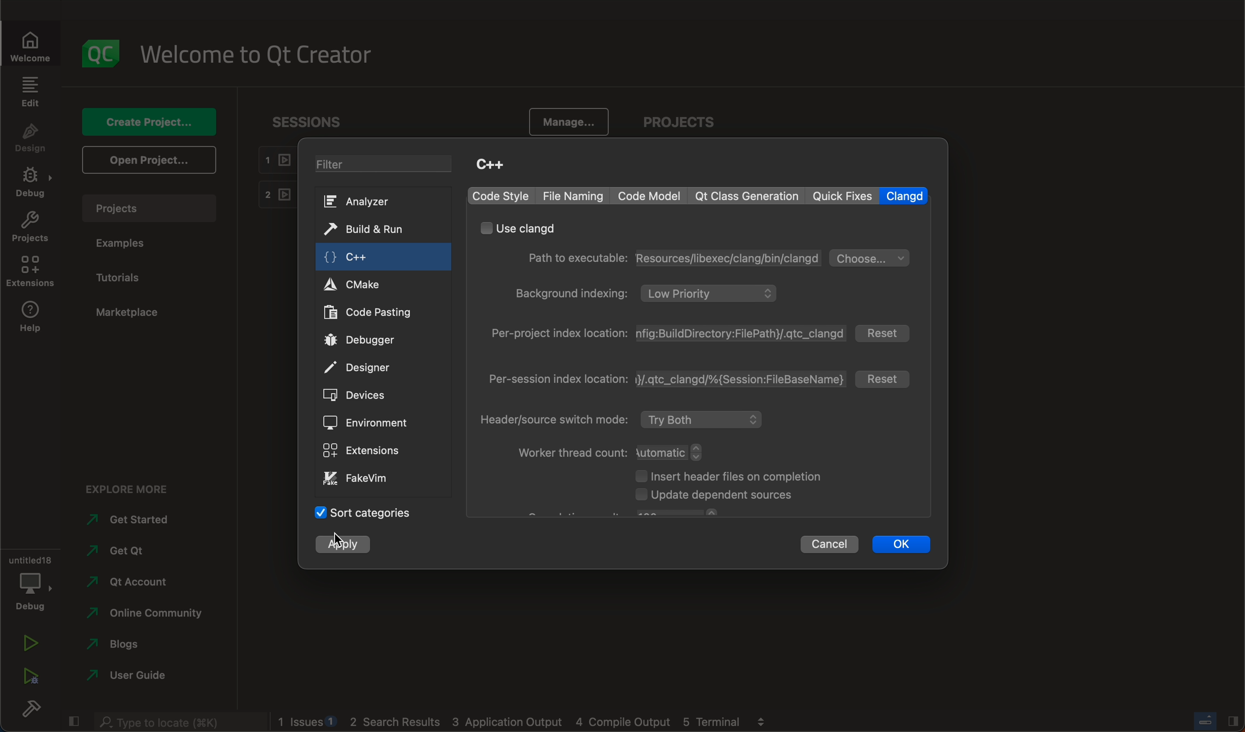 The height and width of the screenshot is (732, 1245). I want to click on header , so click(622, 419).